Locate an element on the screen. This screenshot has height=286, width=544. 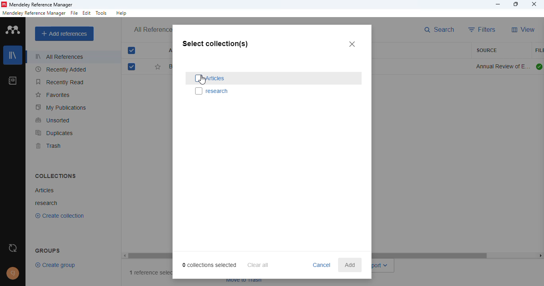
sync is located at coordinates (12, 249).